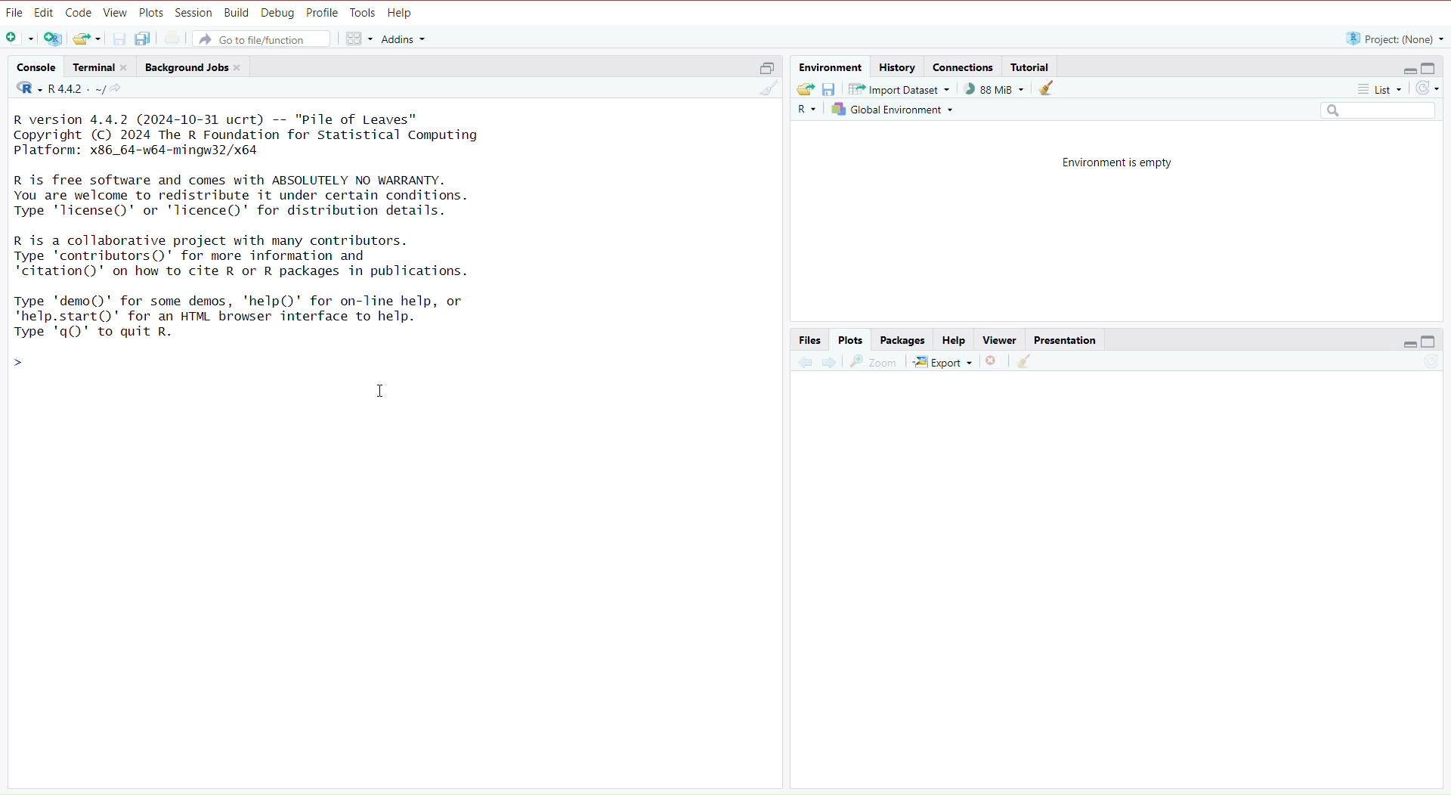  What do you see at coordinates (1431, 342) in the screenshot?
I see `collapse` at bounding box center [1431, 342].